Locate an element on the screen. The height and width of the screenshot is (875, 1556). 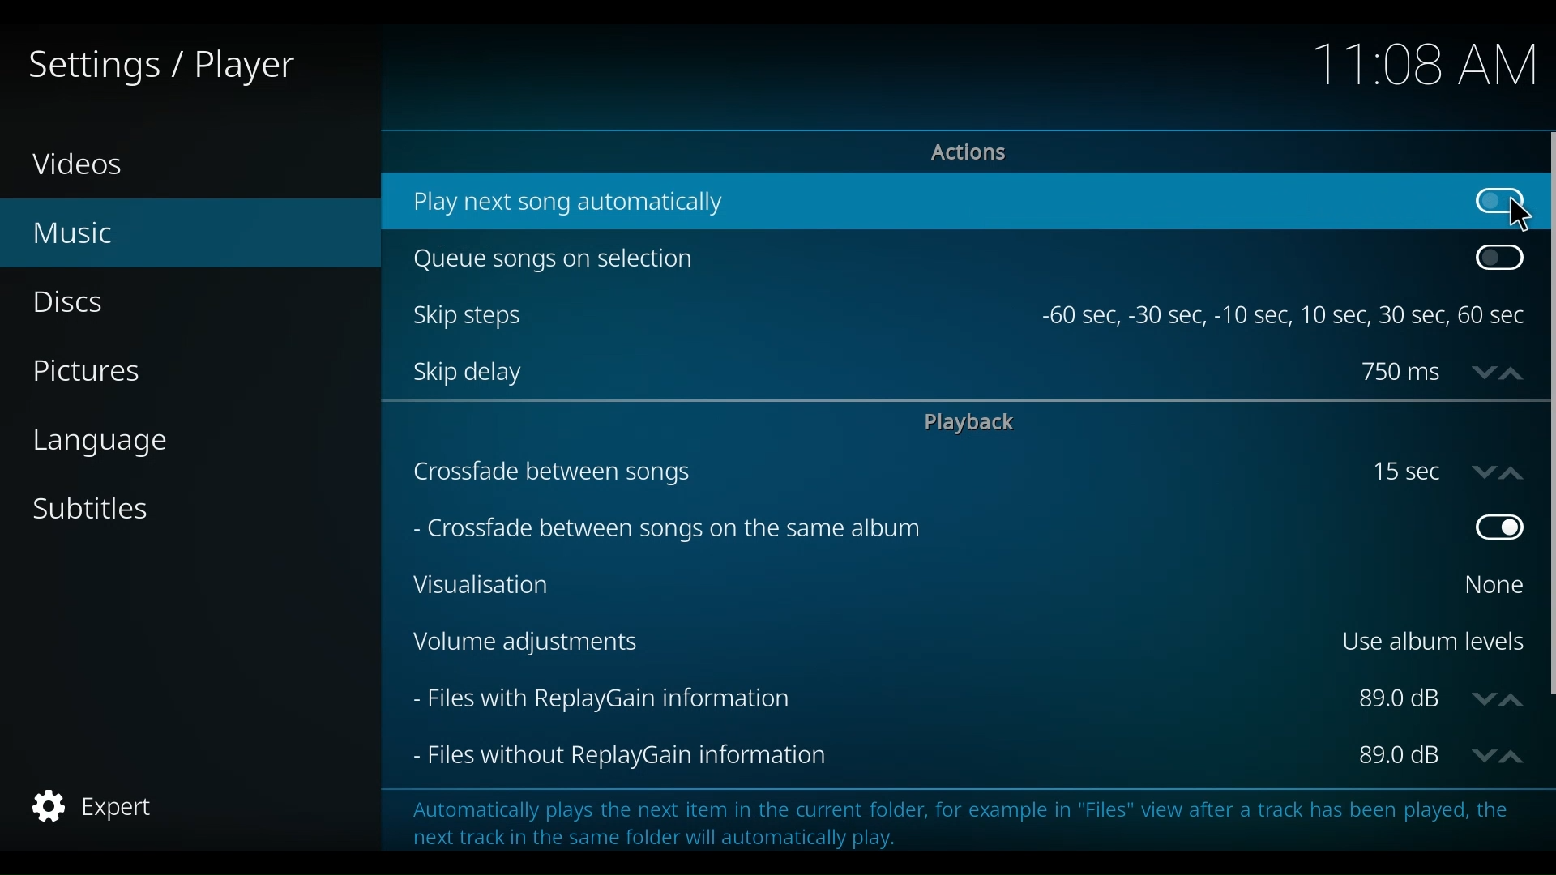
Videos is located at coordinates (85, 165).